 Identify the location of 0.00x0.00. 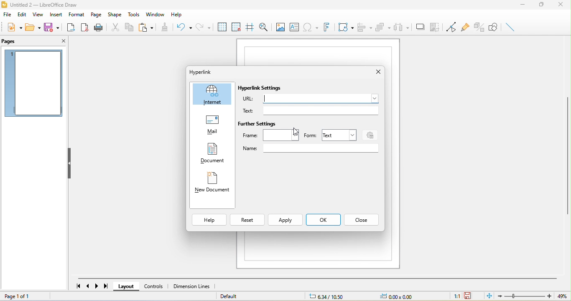
(403, 296).